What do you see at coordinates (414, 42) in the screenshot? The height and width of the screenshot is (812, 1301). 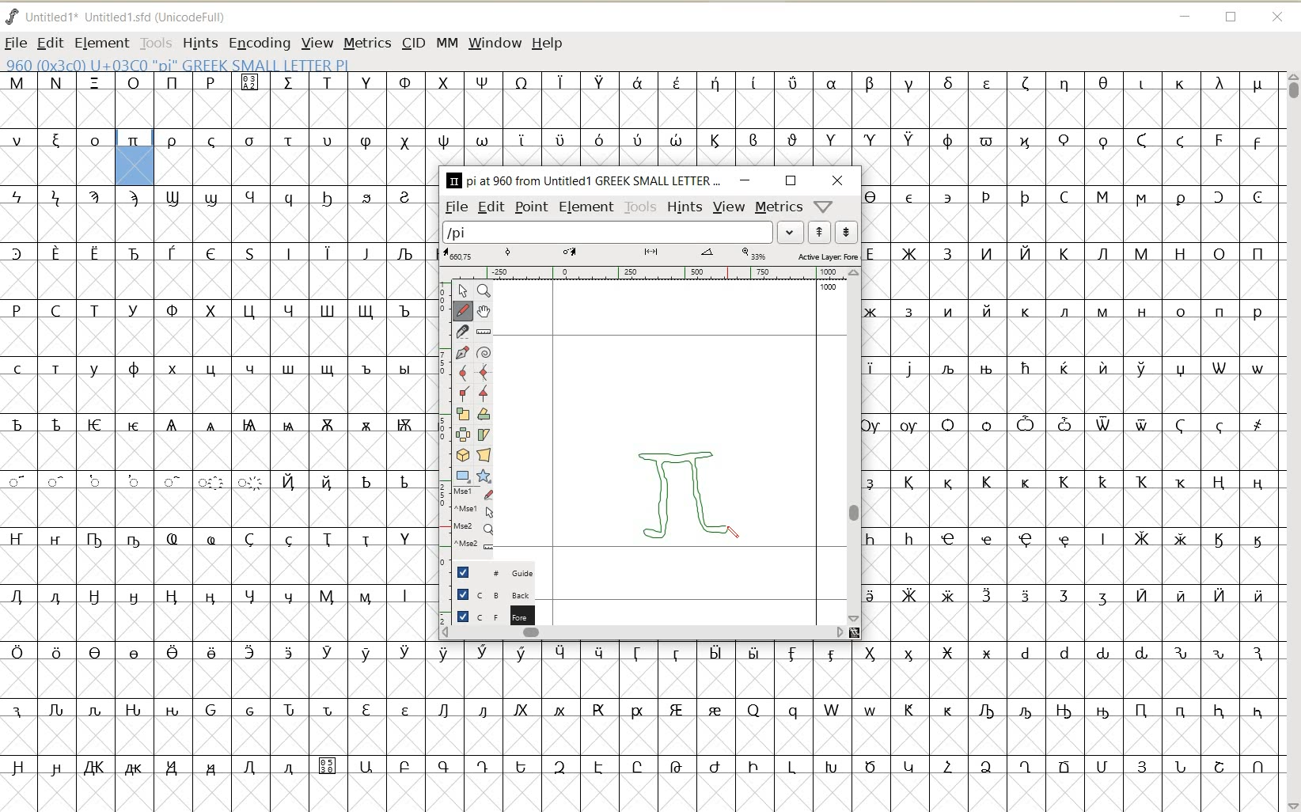 I see `CID` at bounding box center [414, 42].